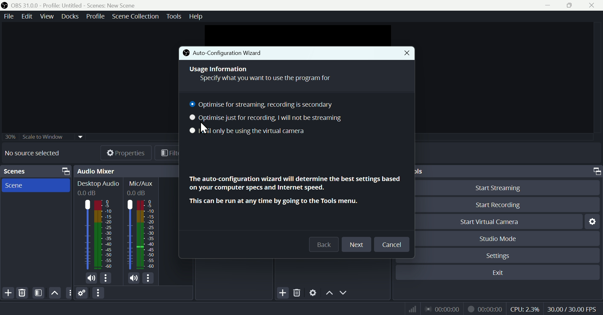 The image size is (603, 315). What do you see at coordinates (5, 6) in the screenshot?
I see `icon` at bounding box center [5, 6].